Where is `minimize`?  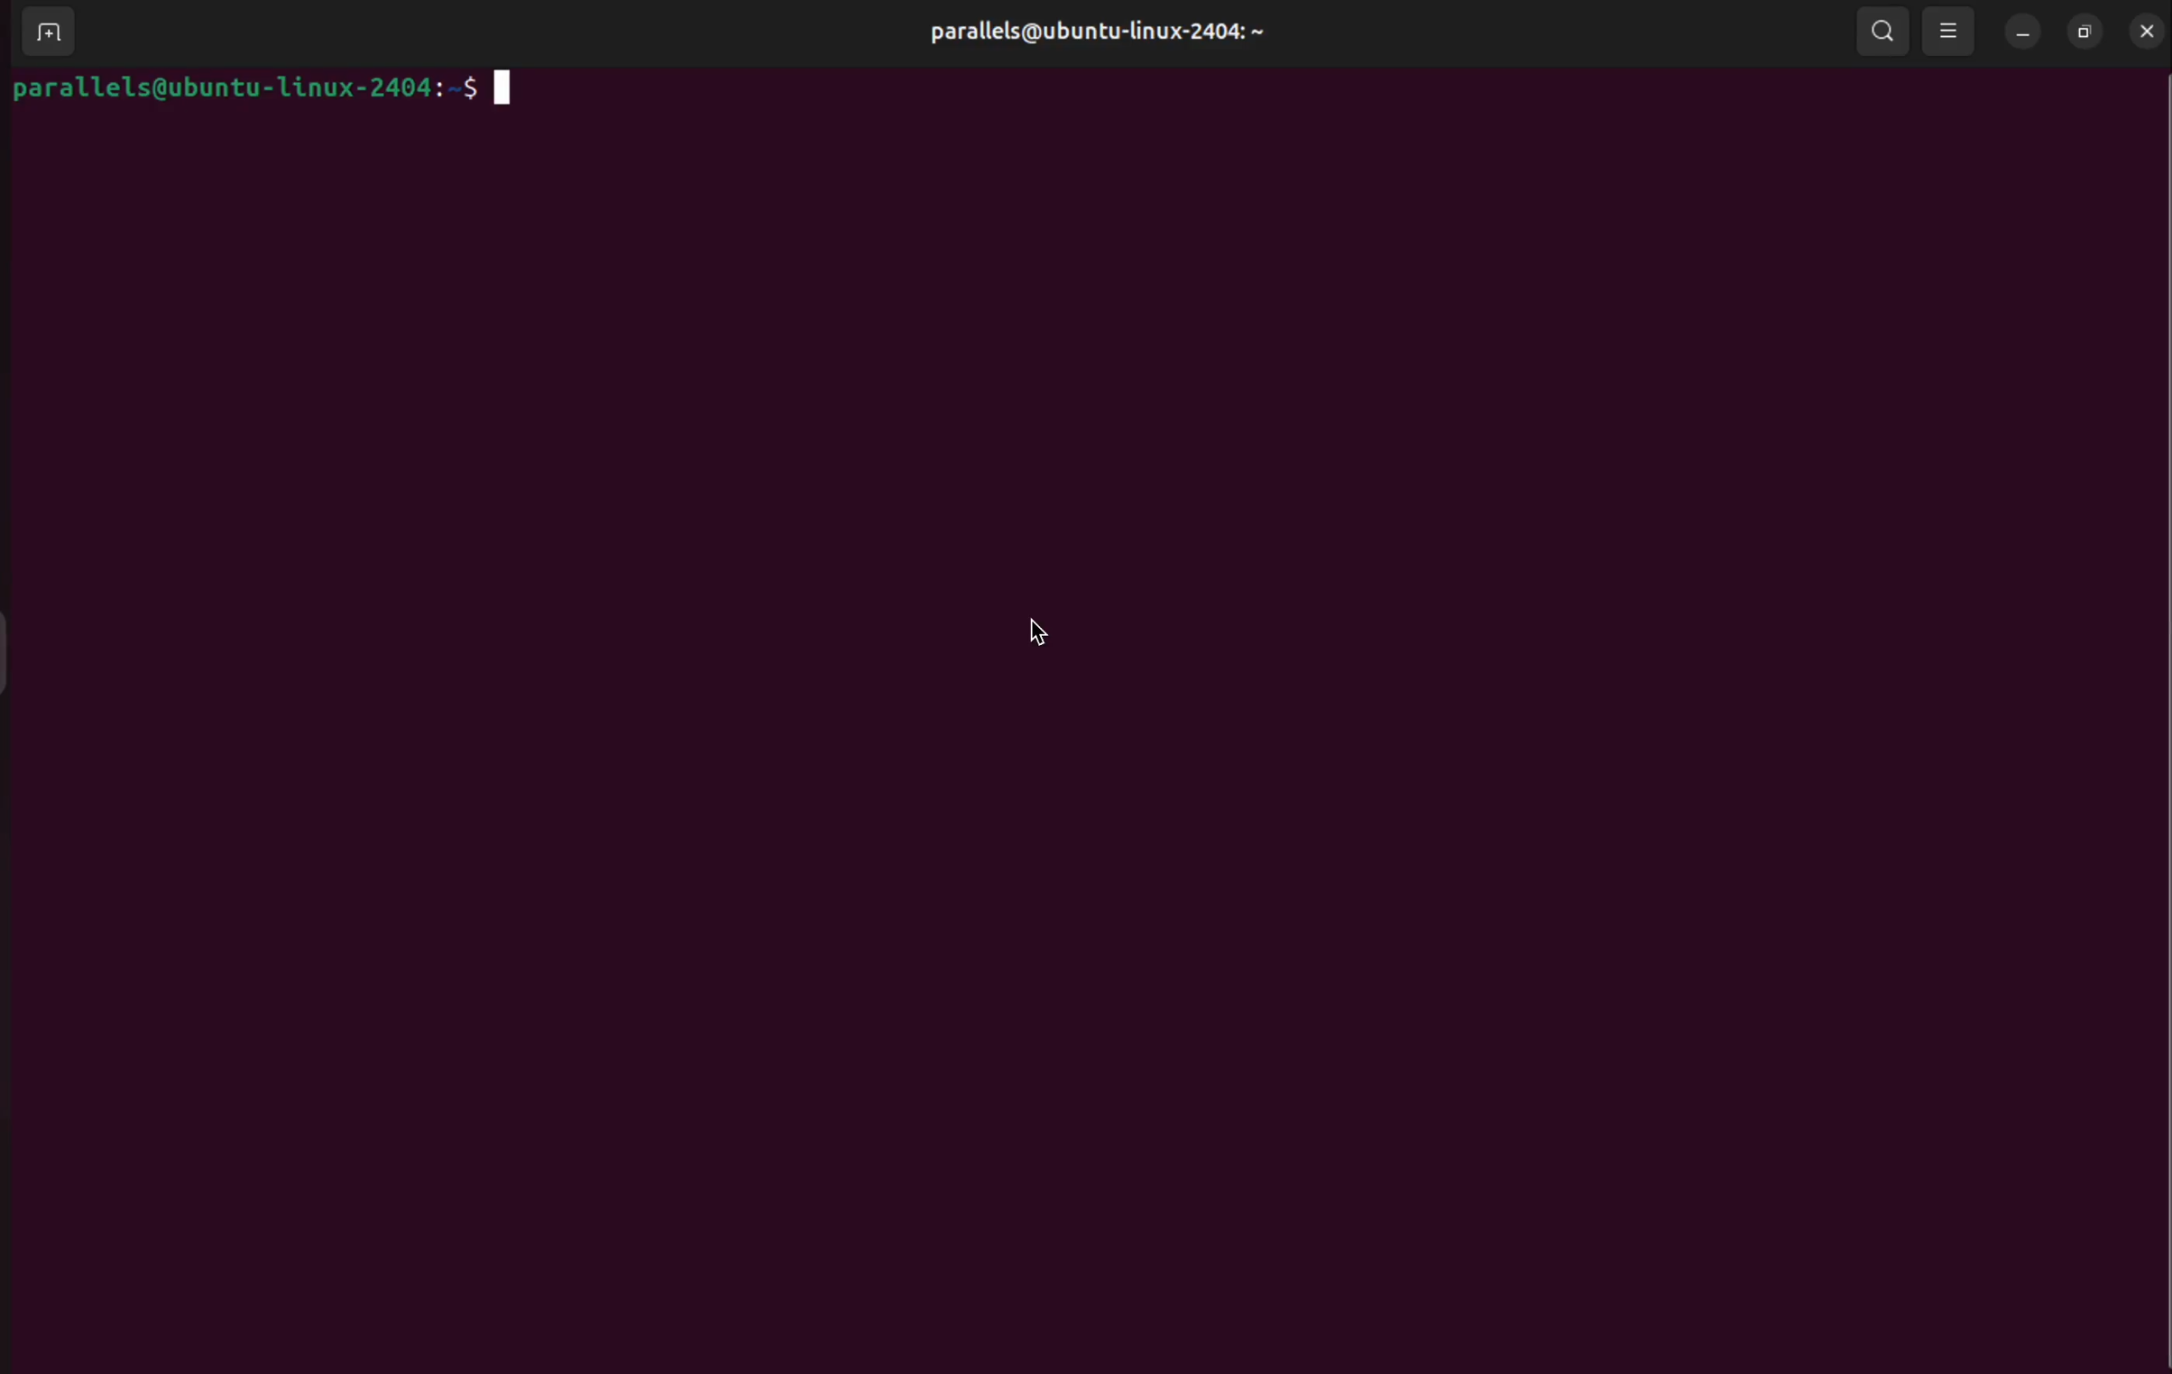
minimize is located at coordinates (2021, 33).